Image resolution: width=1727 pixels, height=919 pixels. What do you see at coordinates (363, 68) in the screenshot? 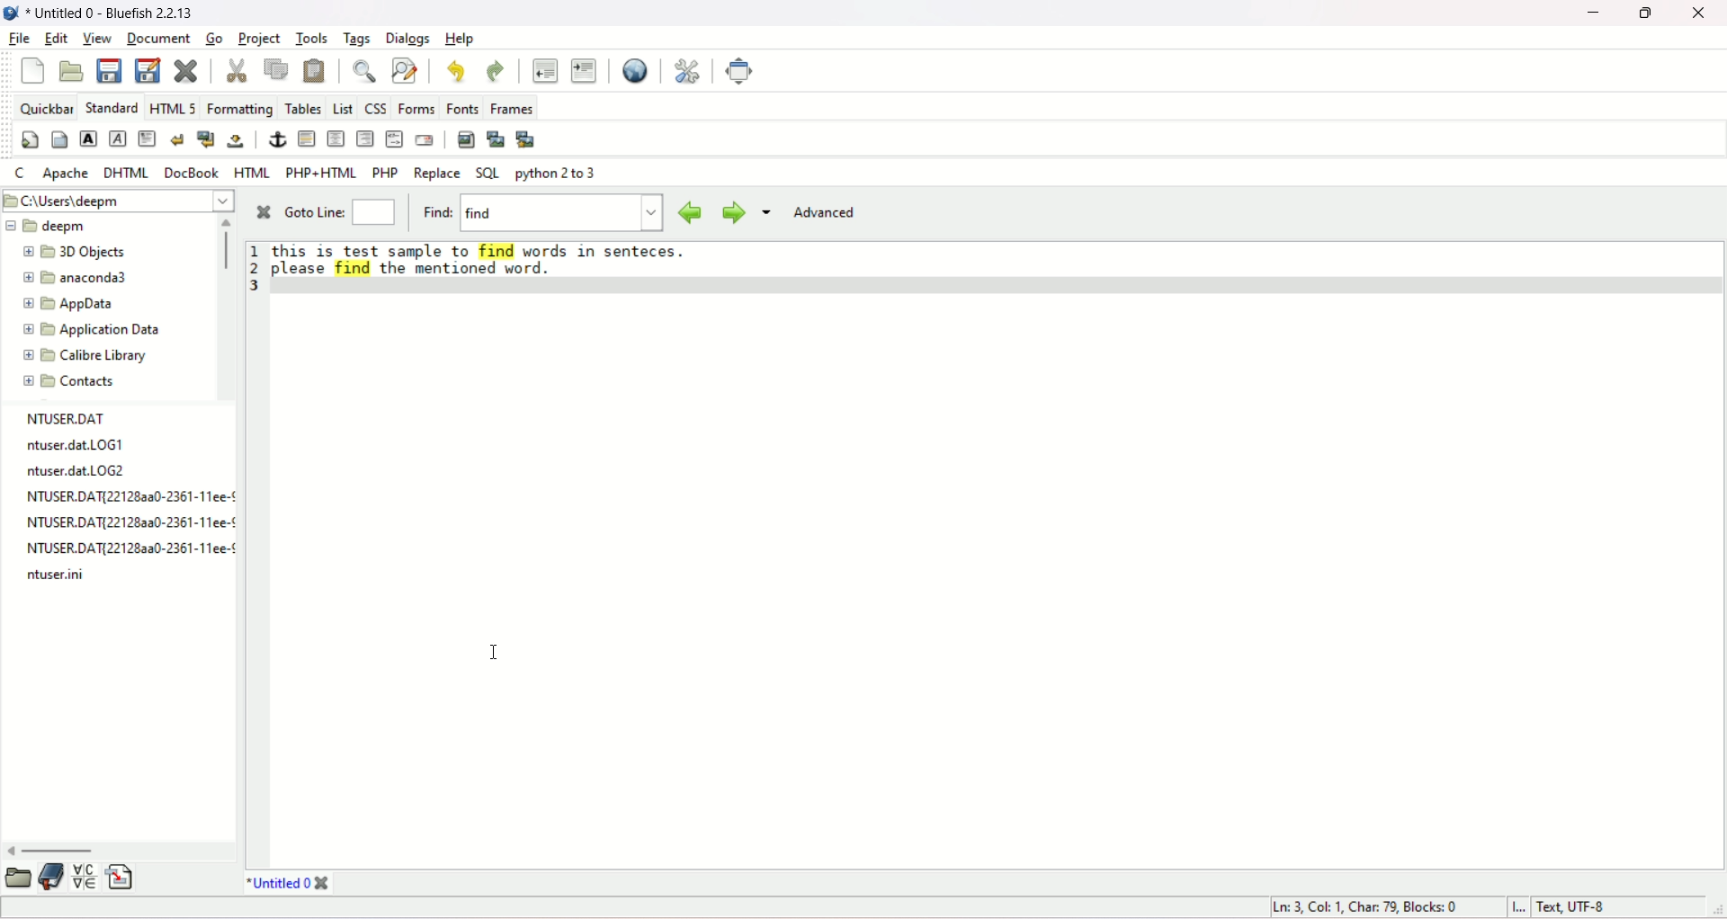
I see `show find bar` at bounding box center [363, 68].